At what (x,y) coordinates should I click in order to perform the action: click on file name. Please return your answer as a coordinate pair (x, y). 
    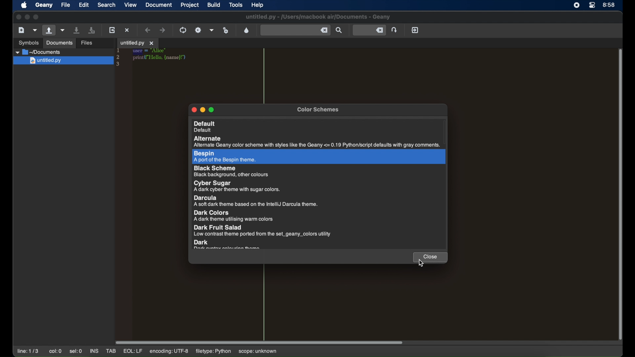
    Looking at the image, I should click on (317, 17).